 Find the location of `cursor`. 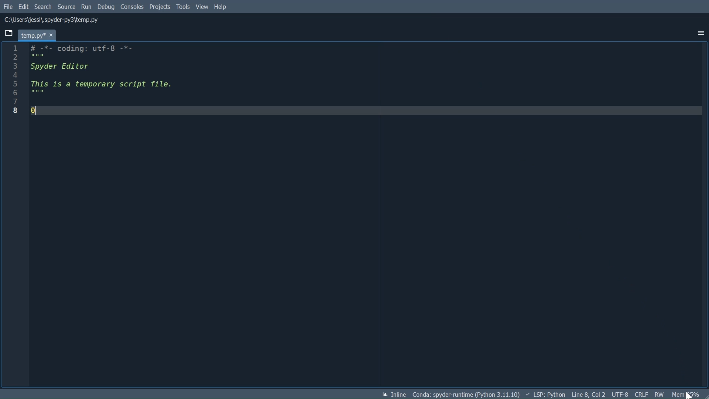

cursor is located at coordinates (689, 394).